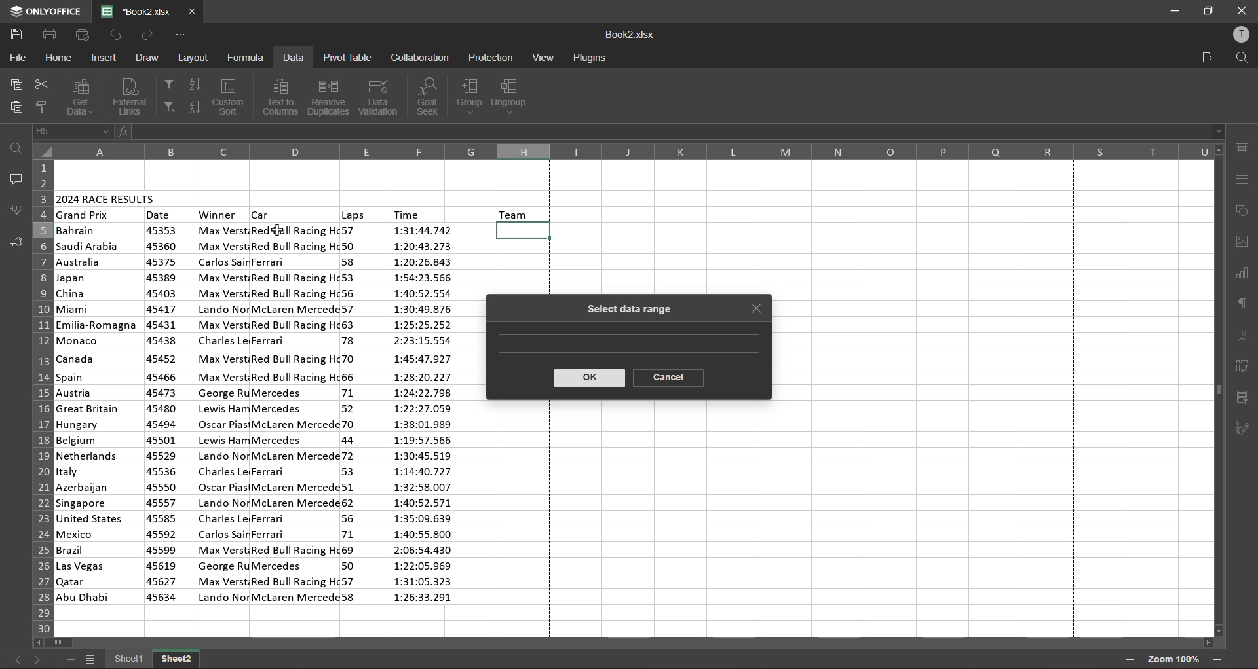 This screenshot has height=669, width=1258. I want to click on custom sort, so click(231, 97).